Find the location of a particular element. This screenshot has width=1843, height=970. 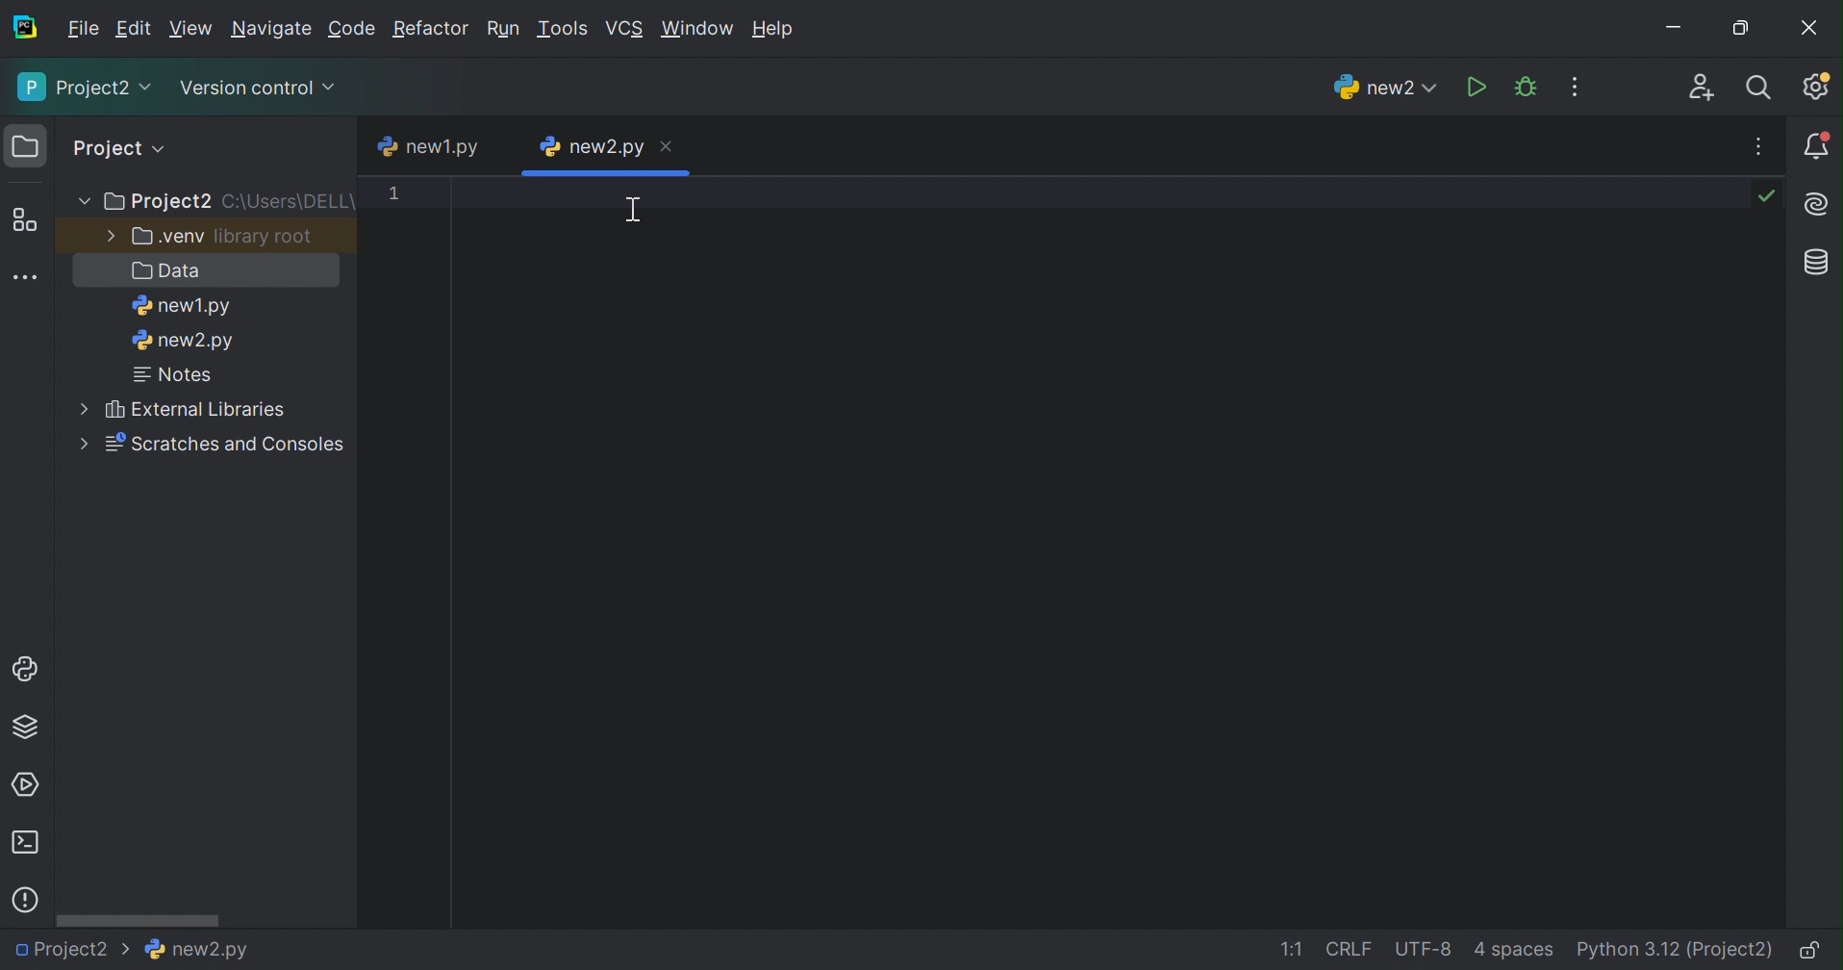

new1.py is located at coordinates (431, 144).